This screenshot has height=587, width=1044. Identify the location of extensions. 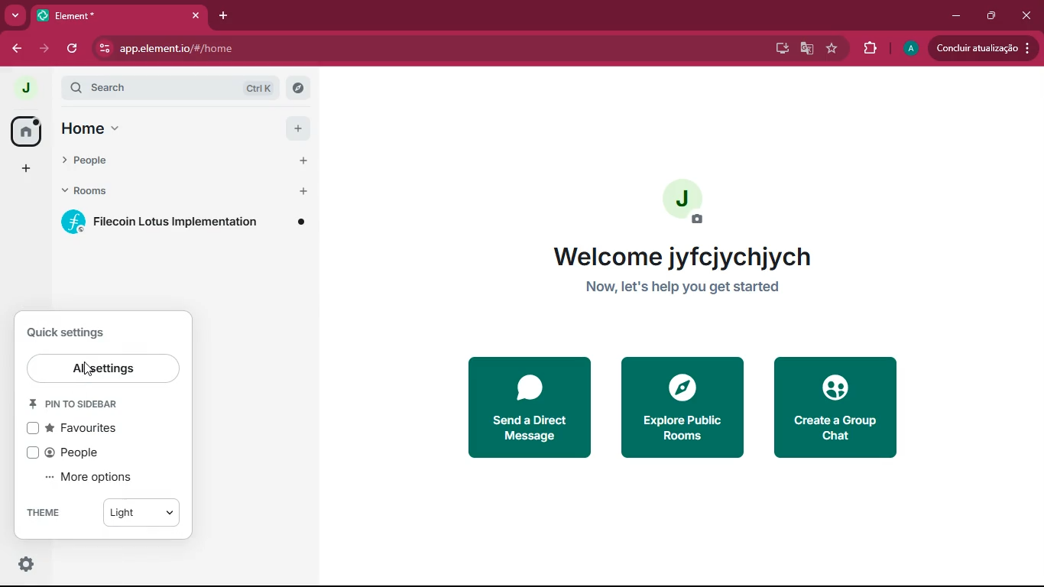
(869, 47).